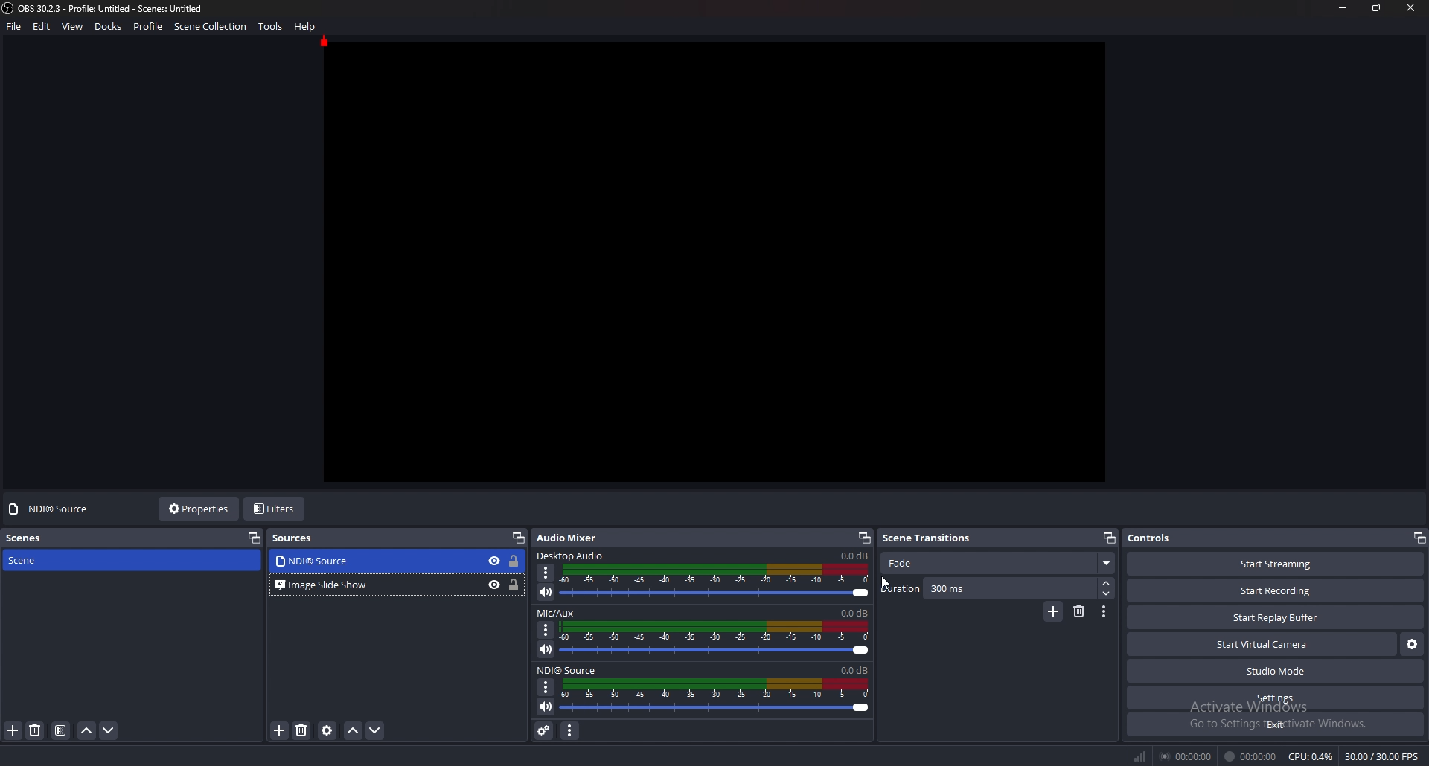 The height and width of the screenshot is (766, 1429). I want to click on source properties, so click(327, 730).